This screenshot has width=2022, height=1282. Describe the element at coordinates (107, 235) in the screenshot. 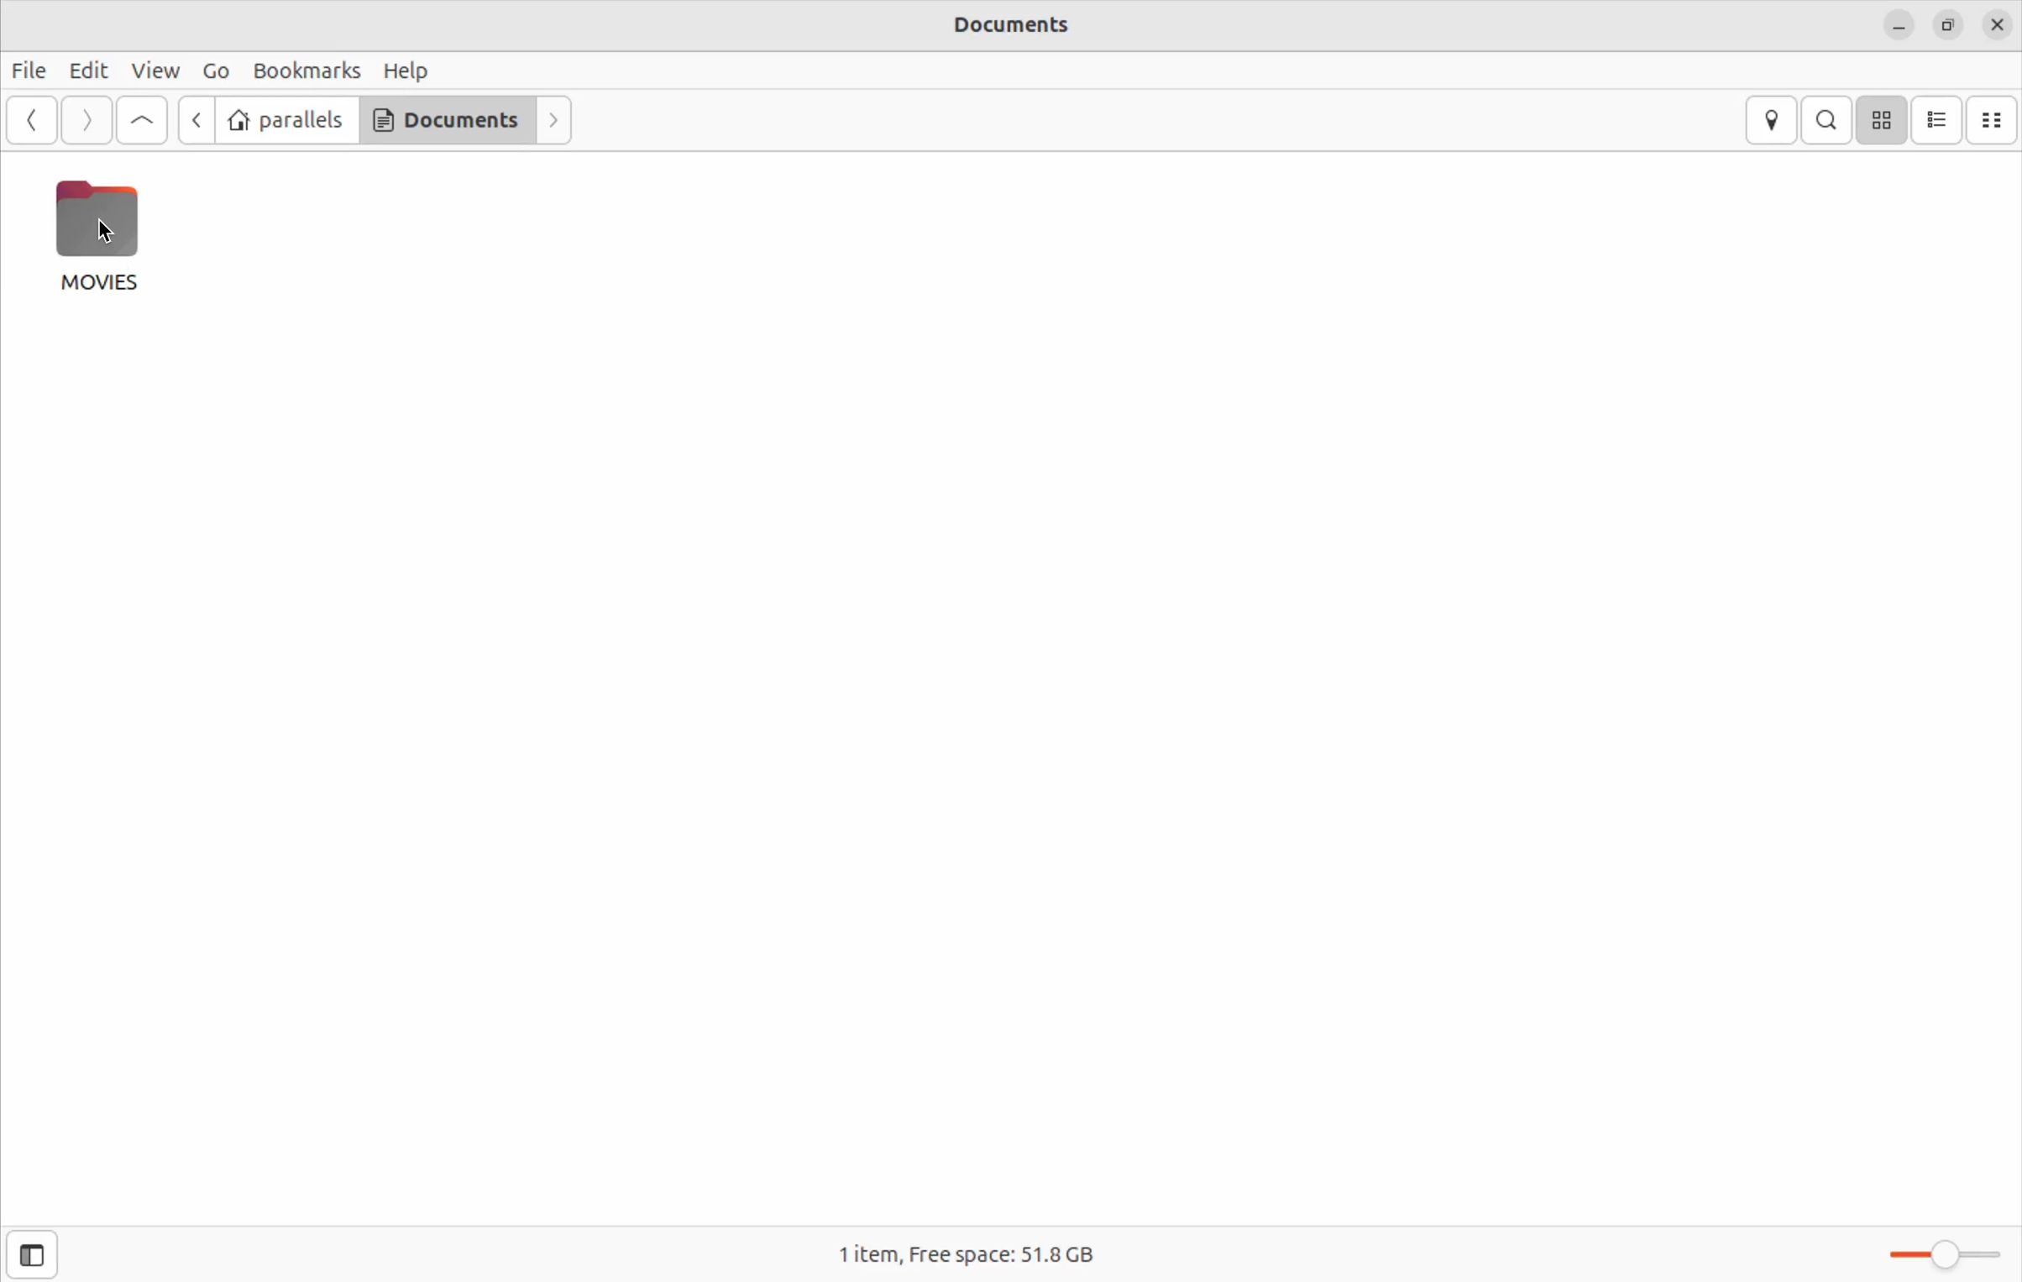

I see `Movies` at that location.